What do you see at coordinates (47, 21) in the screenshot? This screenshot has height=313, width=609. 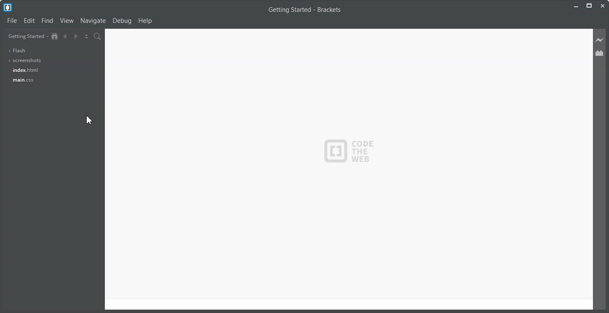 I see `Find` at bounding box center [47, 21].